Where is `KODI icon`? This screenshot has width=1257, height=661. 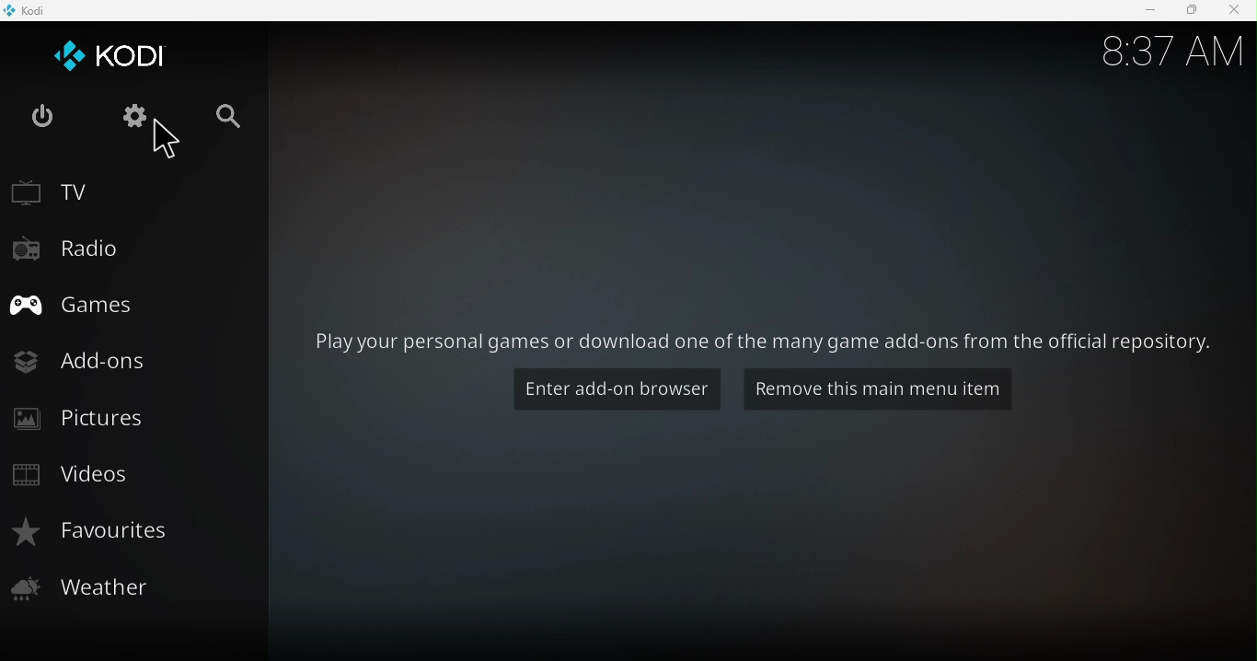 KODI icon is located at coordinates (127, 54).